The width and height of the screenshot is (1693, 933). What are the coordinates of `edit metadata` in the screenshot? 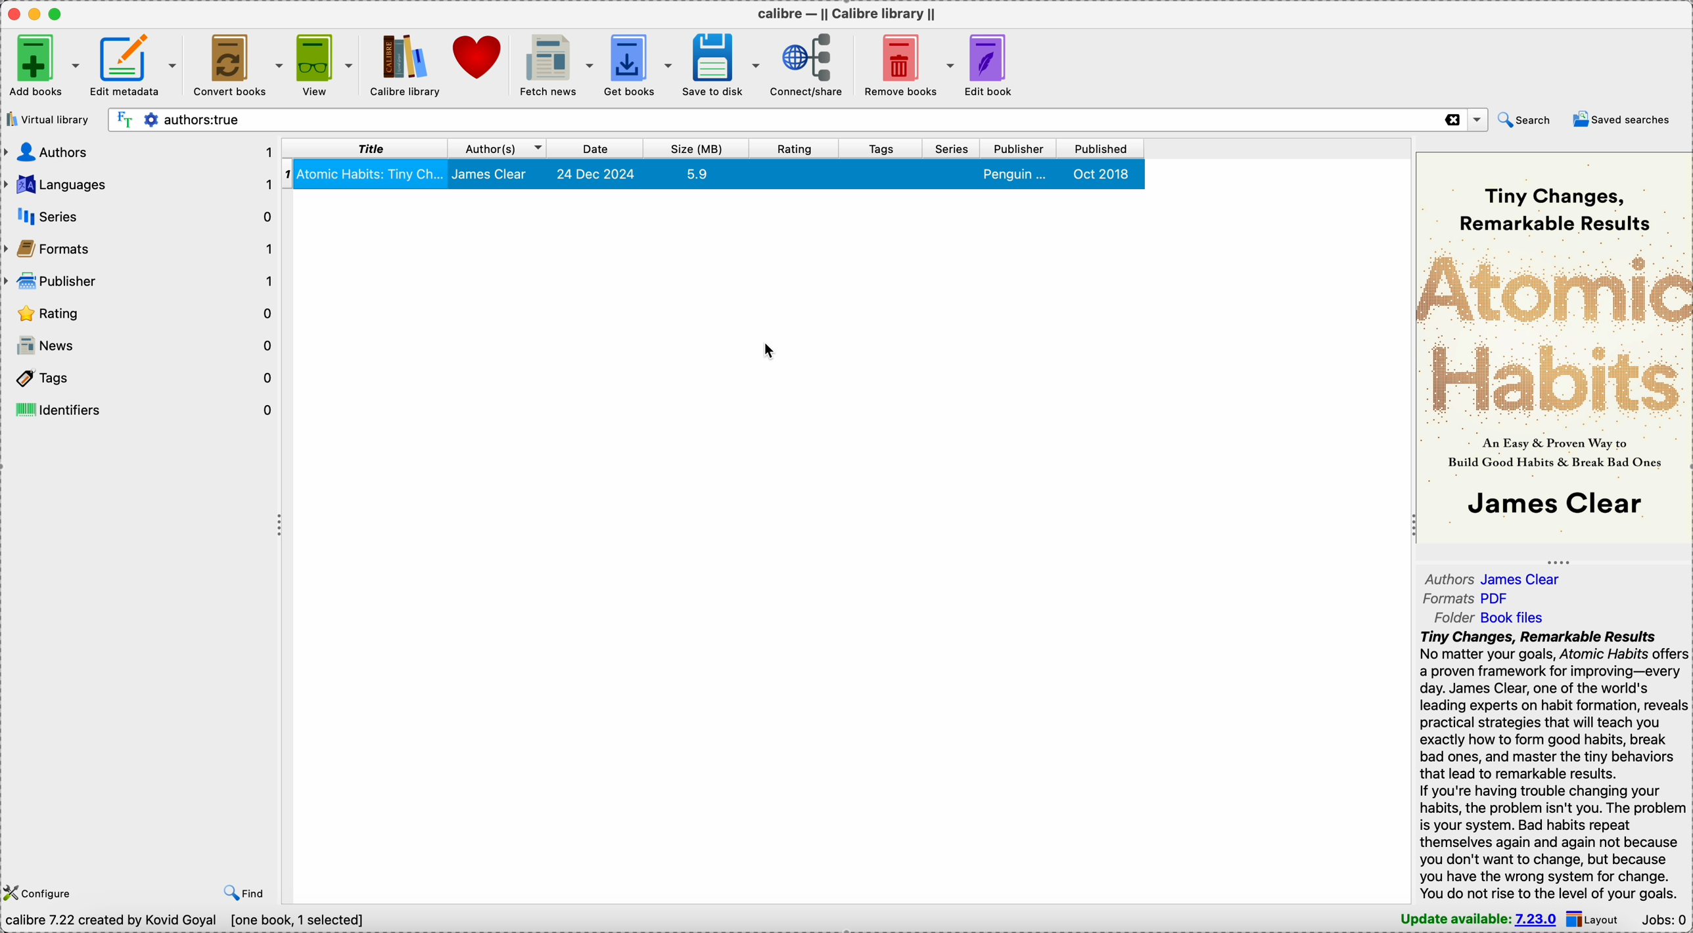 It's located at (133, 63).